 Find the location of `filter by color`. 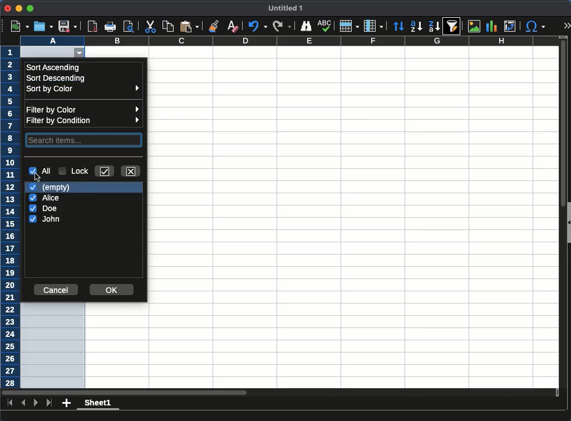

filter by color is located at coordinates (83, 109).